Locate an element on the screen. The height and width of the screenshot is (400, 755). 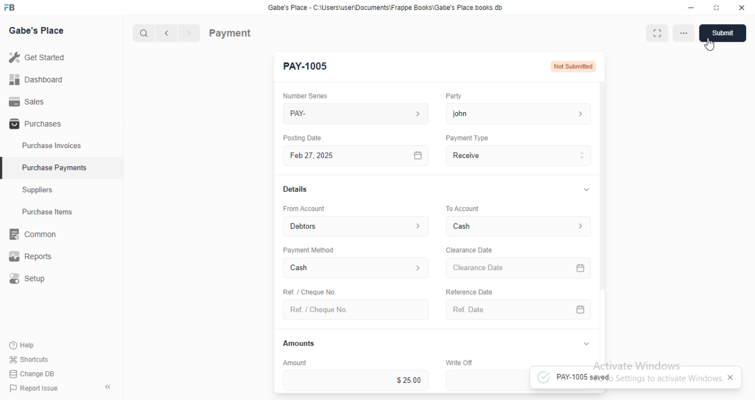
navigate backward is located at coordinates (169, 34).